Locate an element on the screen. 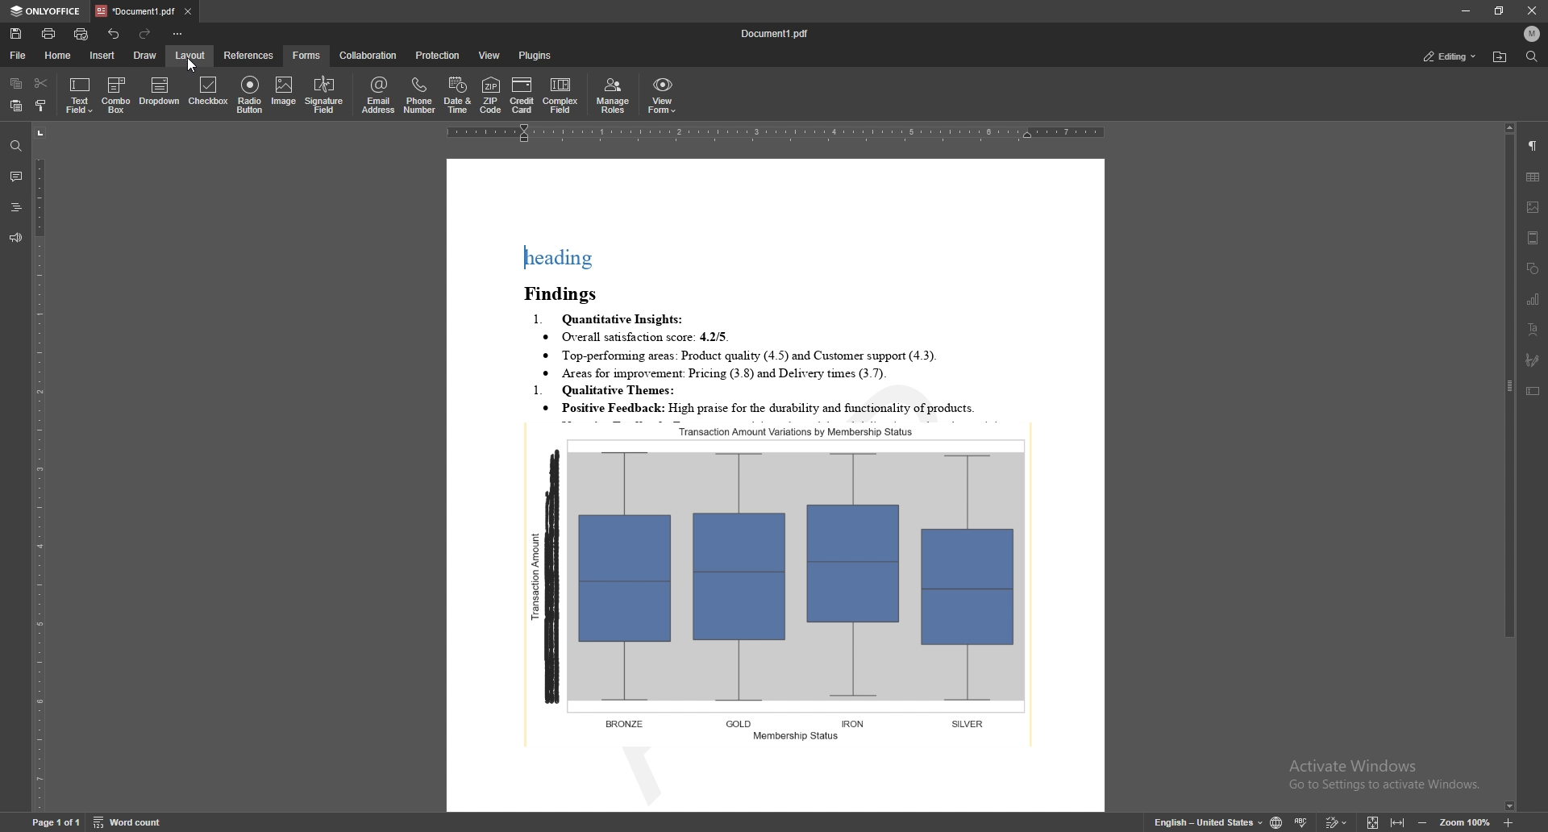 This screenshot has height=832, width=1548. credit card is located at coordinates (522, 95).